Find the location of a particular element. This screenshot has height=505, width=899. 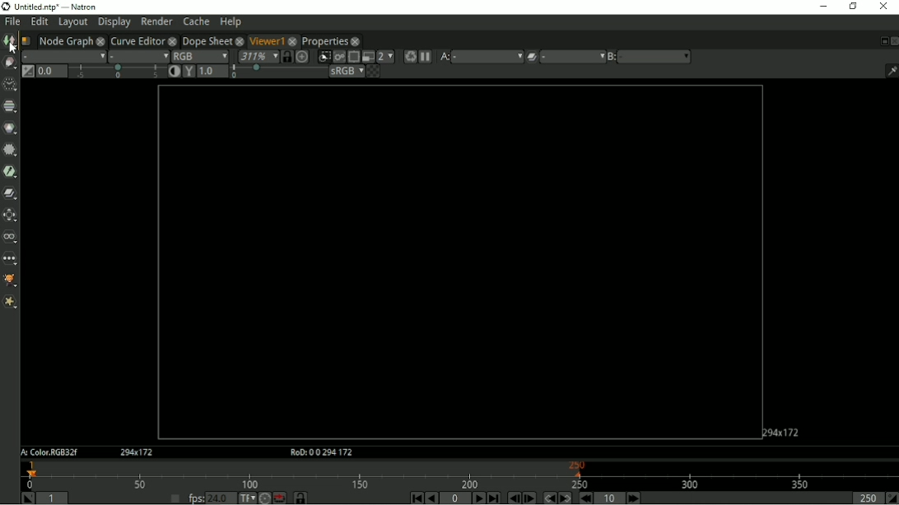

Time is located at coordinates (8, 84).